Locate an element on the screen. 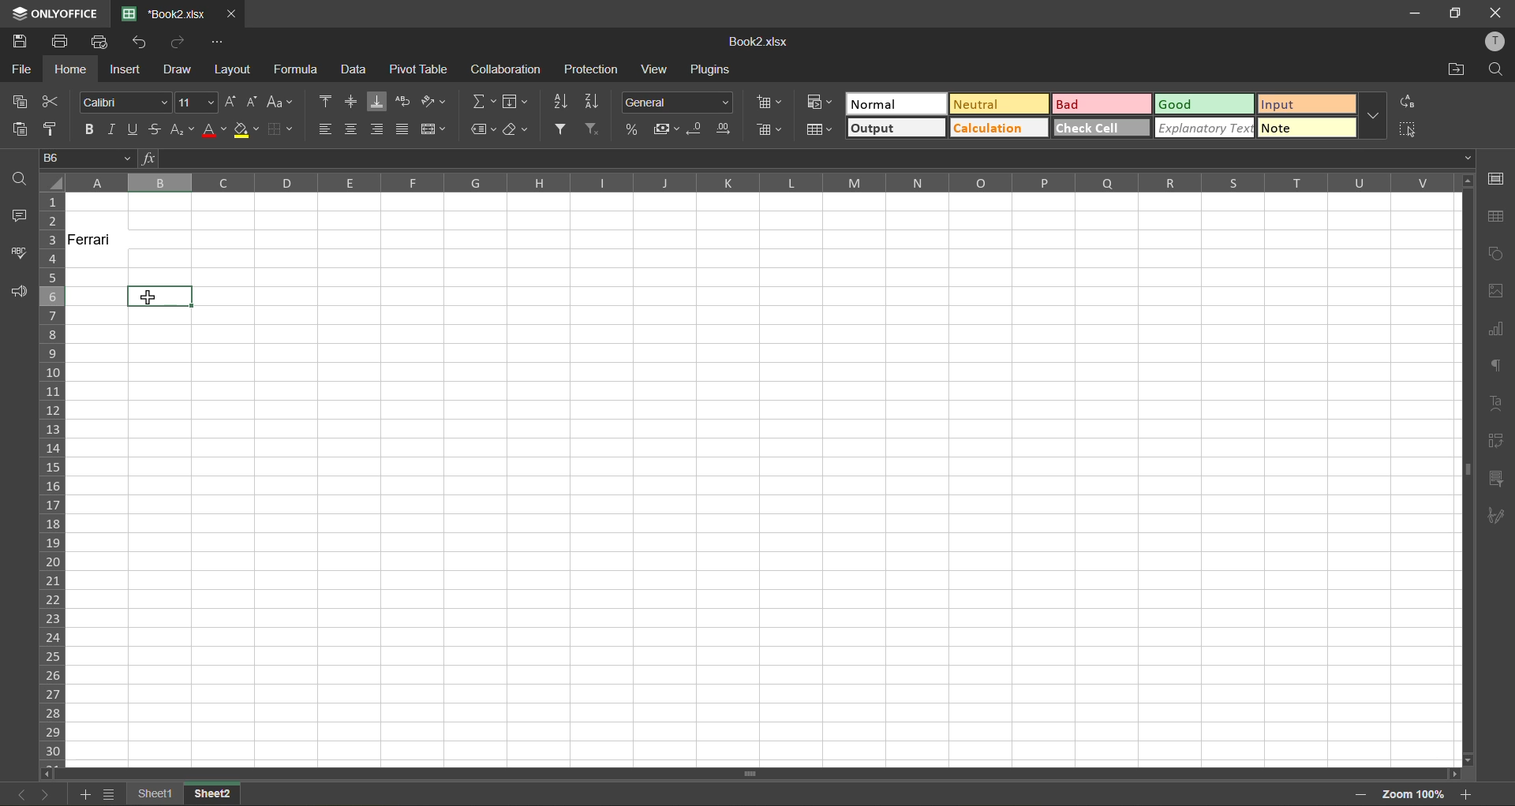 The width and height of the screenshot is (1515, 806). normal is located at coordinates (896, 103).